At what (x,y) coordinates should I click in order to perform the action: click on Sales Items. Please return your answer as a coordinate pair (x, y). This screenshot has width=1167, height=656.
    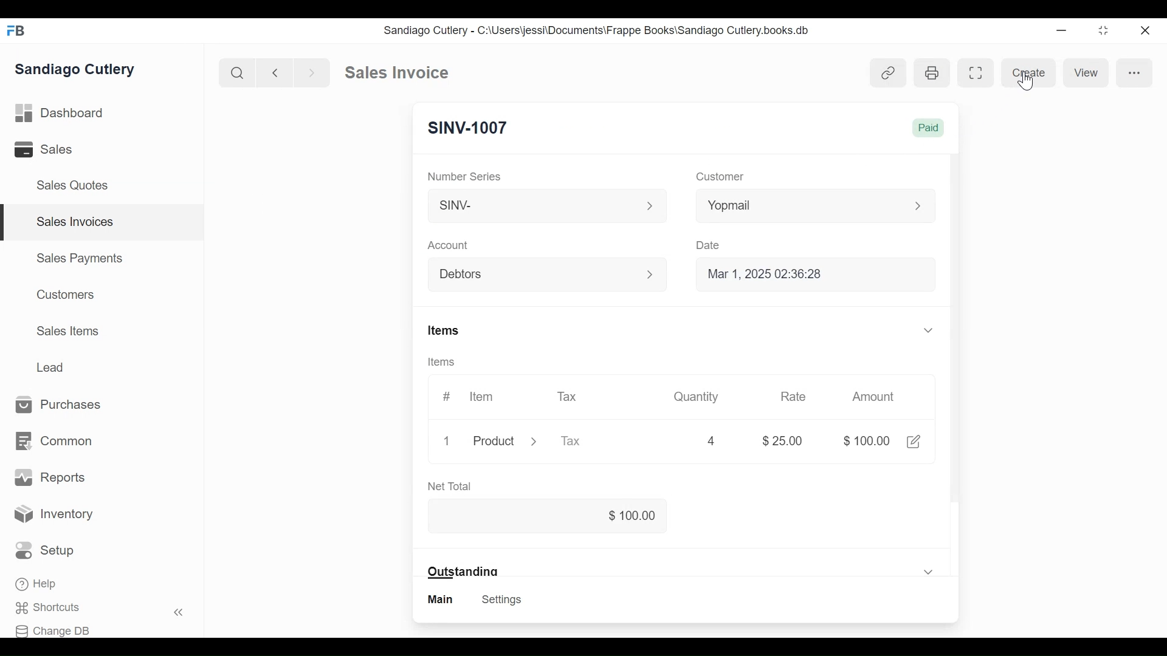
    Looking at the image, I should click on (67, 330).